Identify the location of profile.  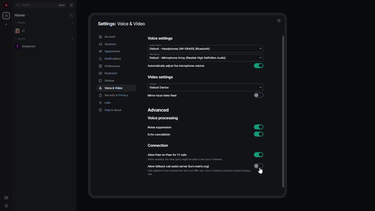
(6, 5).